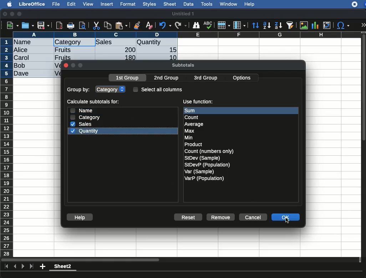 The image size is (366, 278). What do you see at coordinates (81, 110) in the screenshot?
I see `name` at bounding box center [81, 110].